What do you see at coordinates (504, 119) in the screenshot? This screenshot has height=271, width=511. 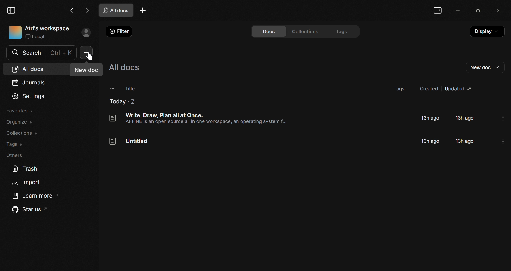 I see `options` at bounding box center [504, 119].